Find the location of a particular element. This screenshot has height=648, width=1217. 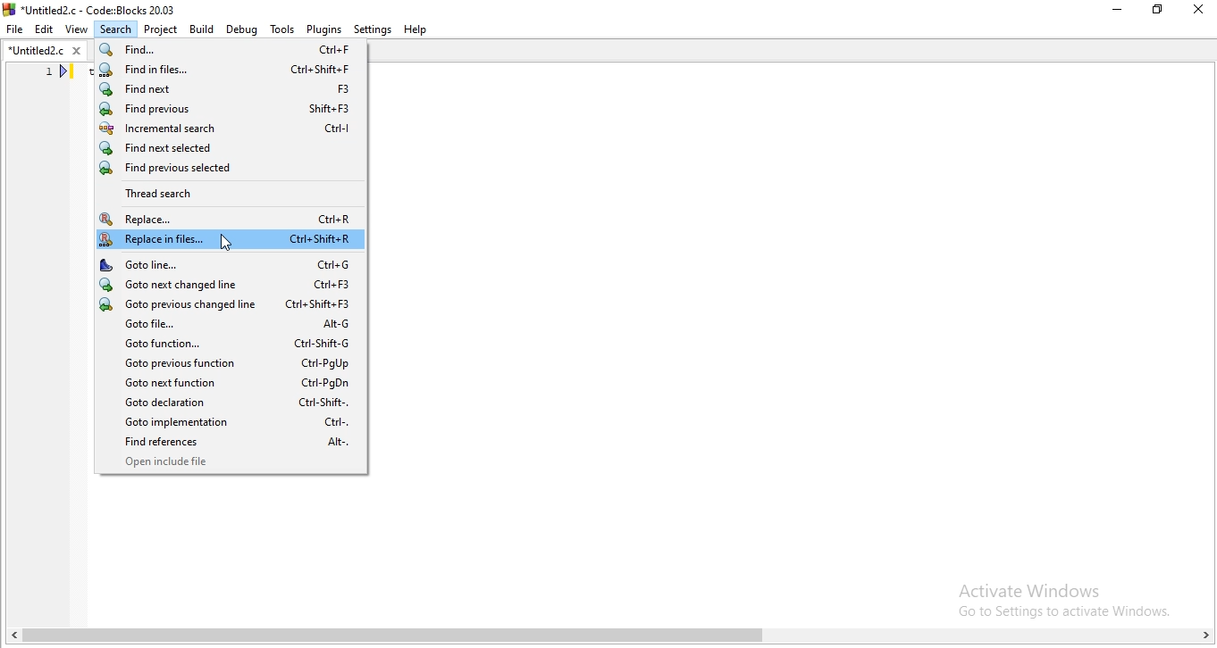

Build  is located at coordinates (201, 29).